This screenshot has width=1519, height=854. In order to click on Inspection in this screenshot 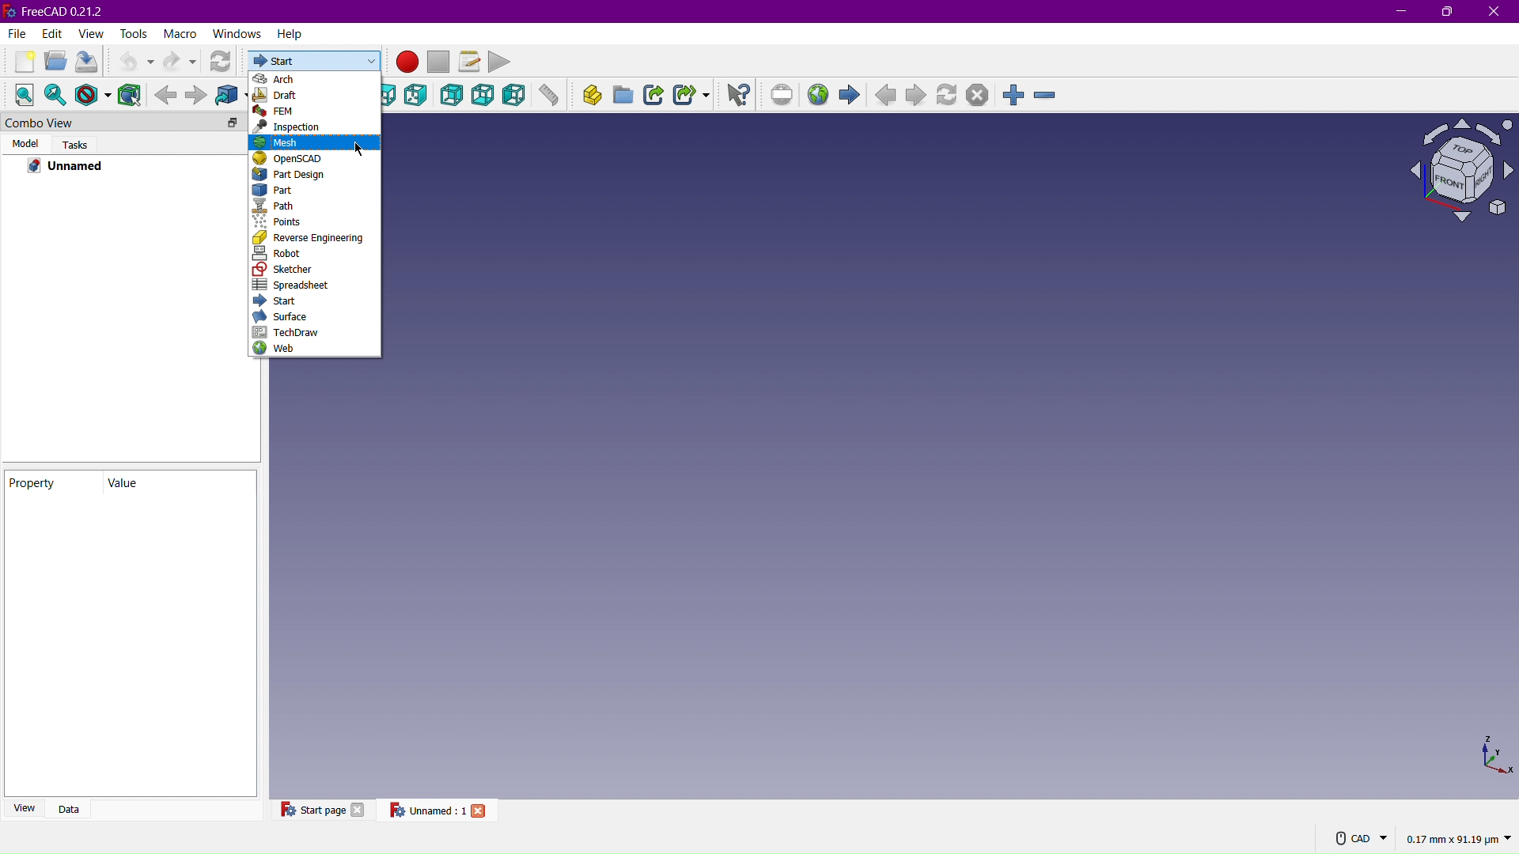, I will do `click(318, 128)`.